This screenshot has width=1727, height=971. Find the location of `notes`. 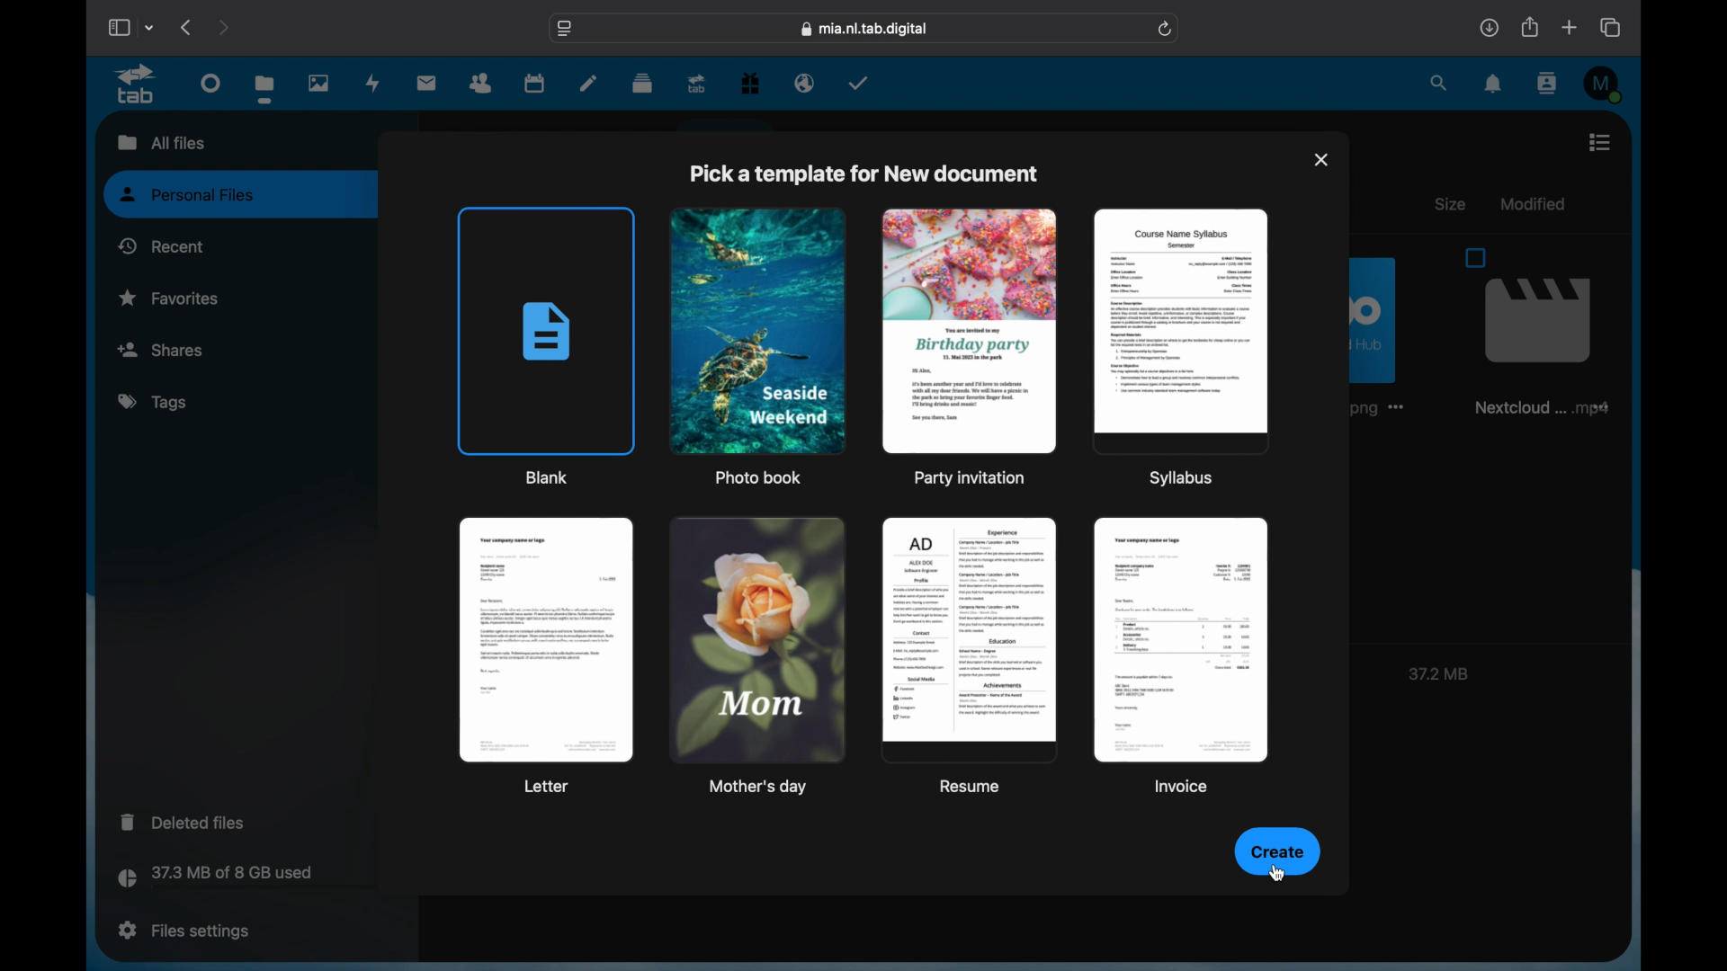

notes is located at coordinates (588, 82).